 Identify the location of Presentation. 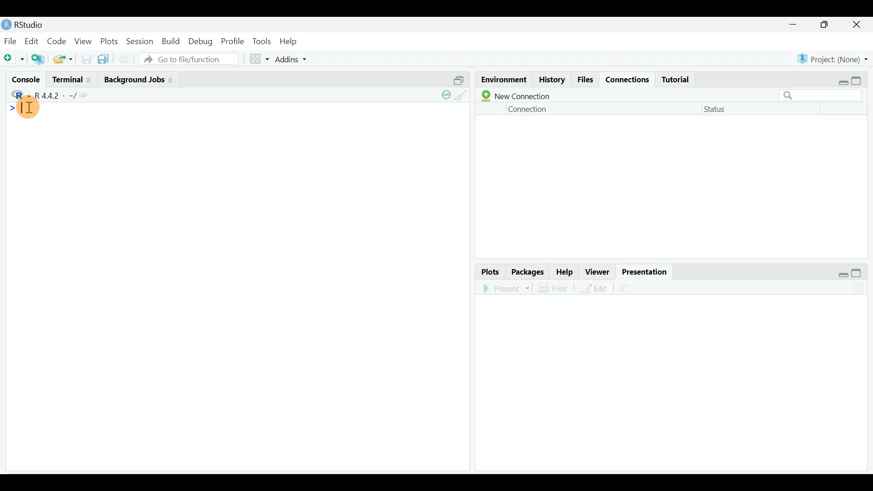
(646, 271).